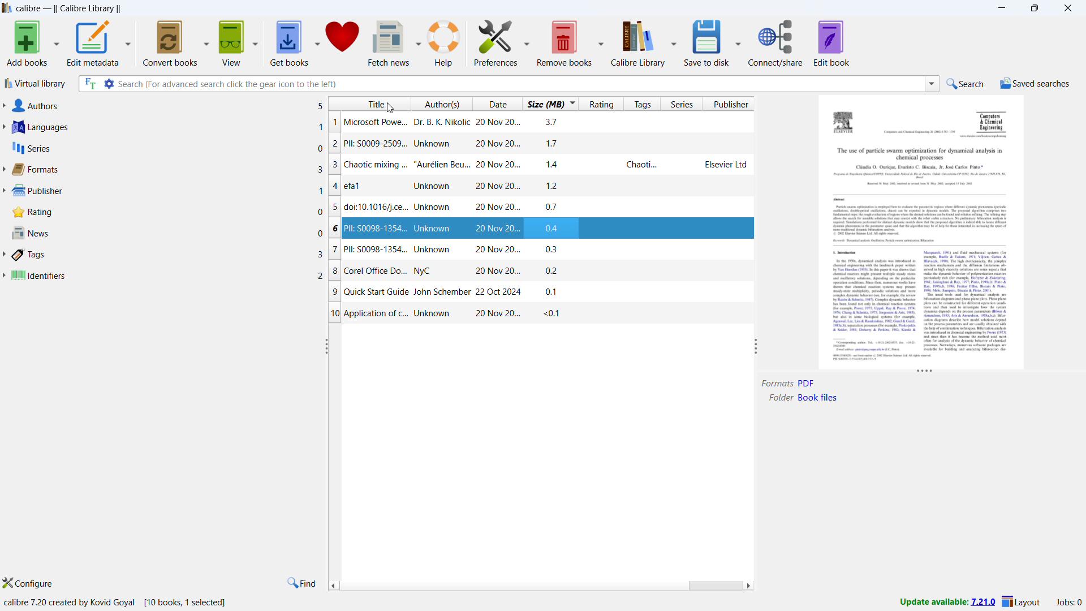 The image size is (1086, 611). Describe the element at coordinates (556, 144) in the screenshot. I see `17` at that location.